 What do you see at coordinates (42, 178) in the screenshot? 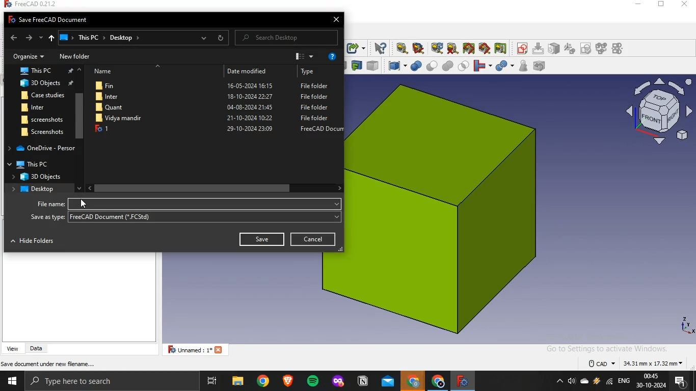
I see `3d objects` at bounding box center [42, 178].